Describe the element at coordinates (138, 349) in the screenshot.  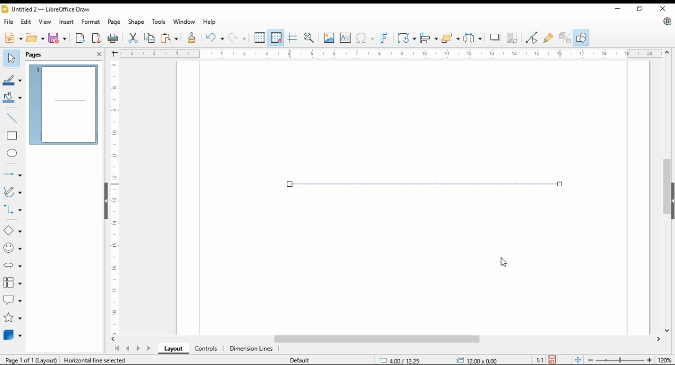
I see `next page` at that location.